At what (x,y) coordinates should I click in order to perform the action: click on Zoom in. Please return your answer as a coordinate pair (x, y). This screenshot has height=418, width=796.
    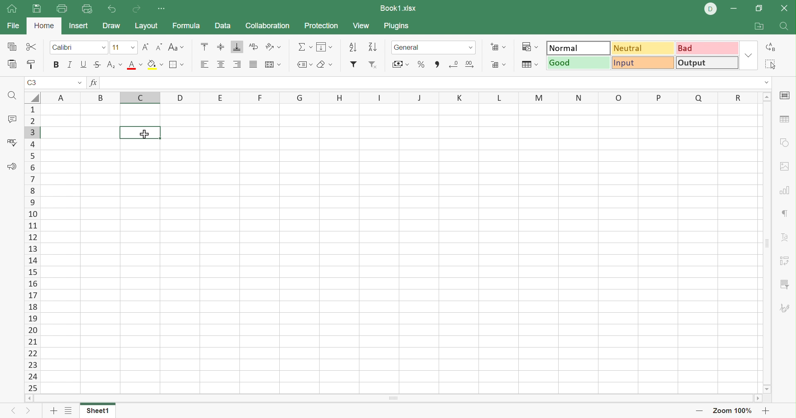
    Looking at the image, I should click on (767, 410).